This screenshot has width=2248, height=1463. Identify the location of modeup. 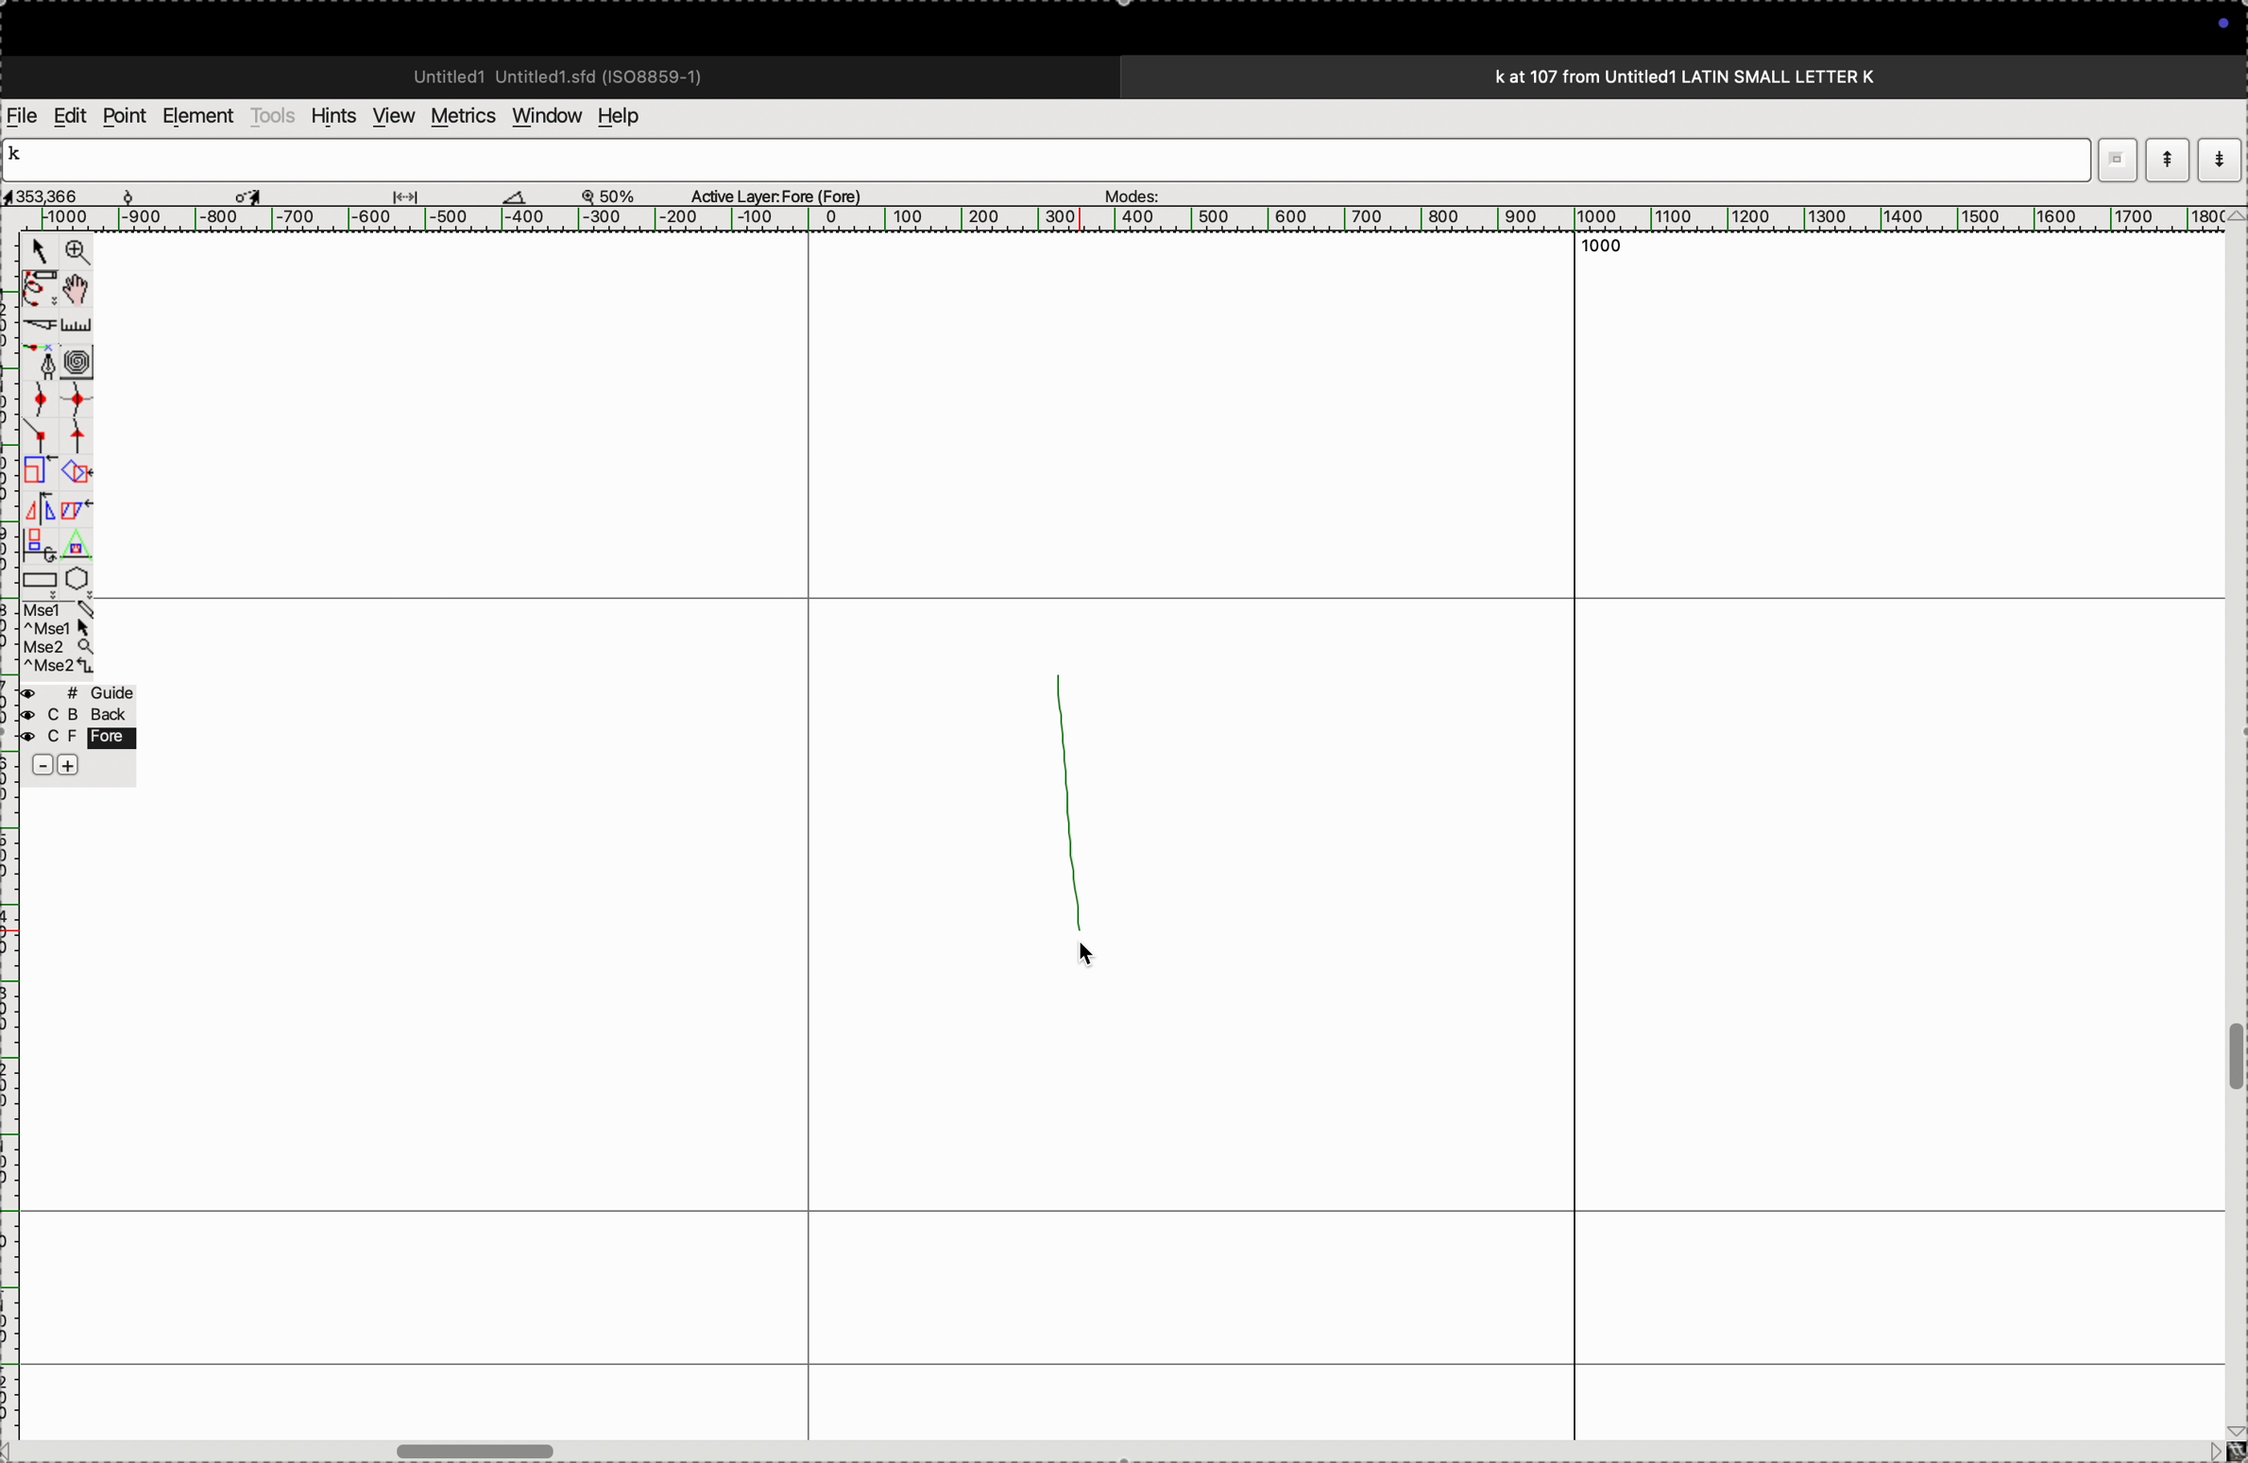
(2167, 159).